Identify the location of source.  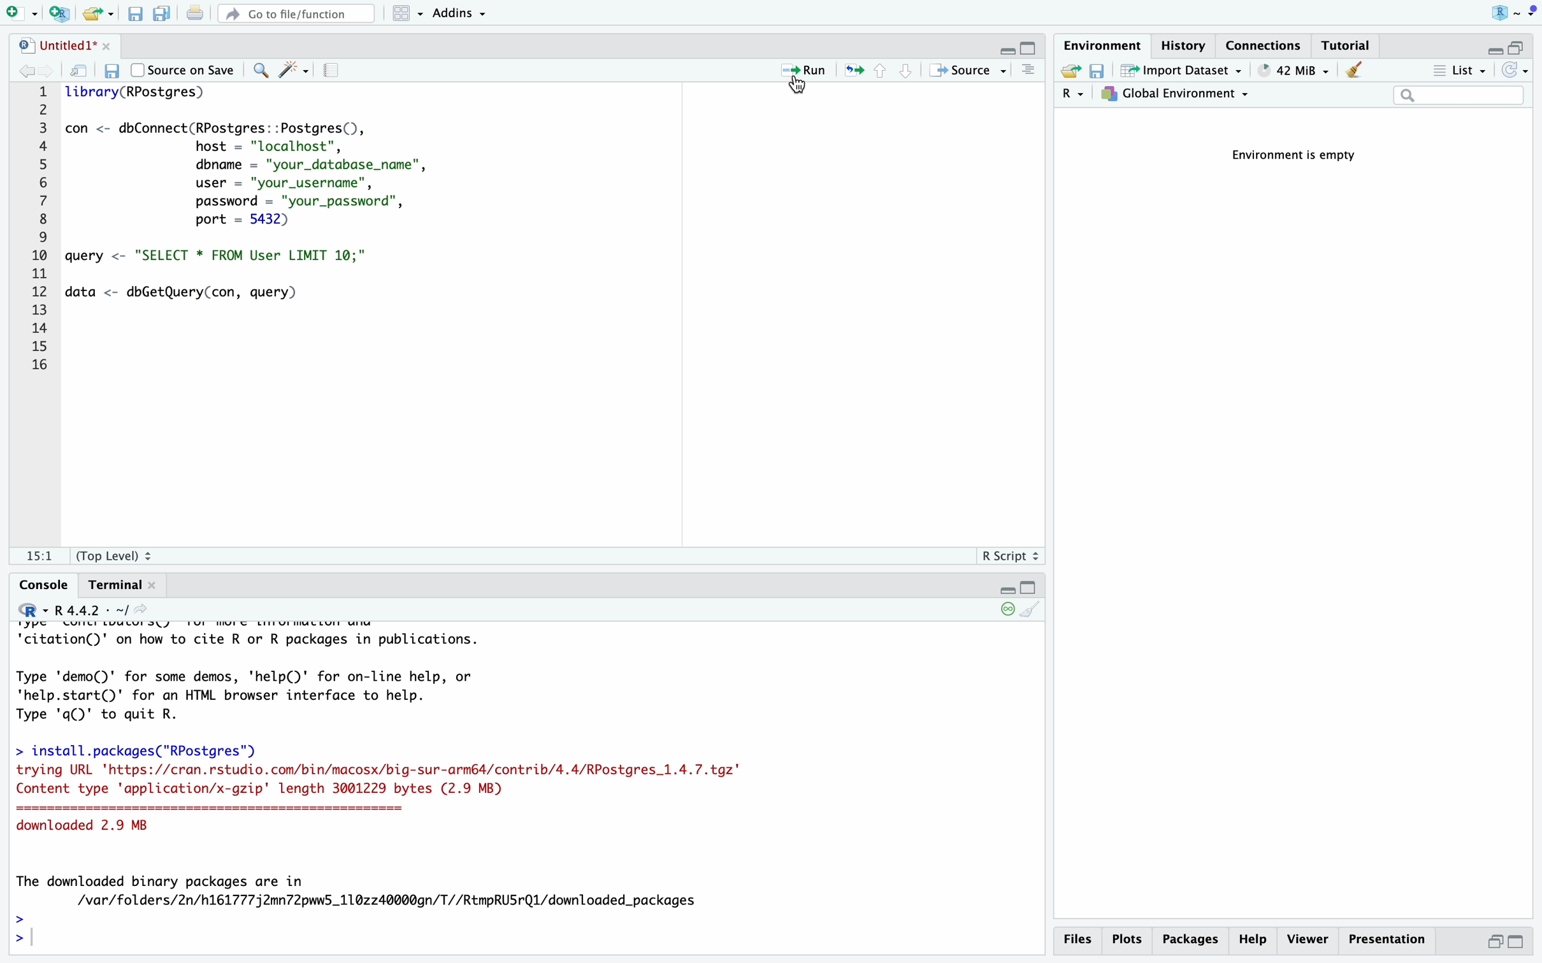
(969, 72).